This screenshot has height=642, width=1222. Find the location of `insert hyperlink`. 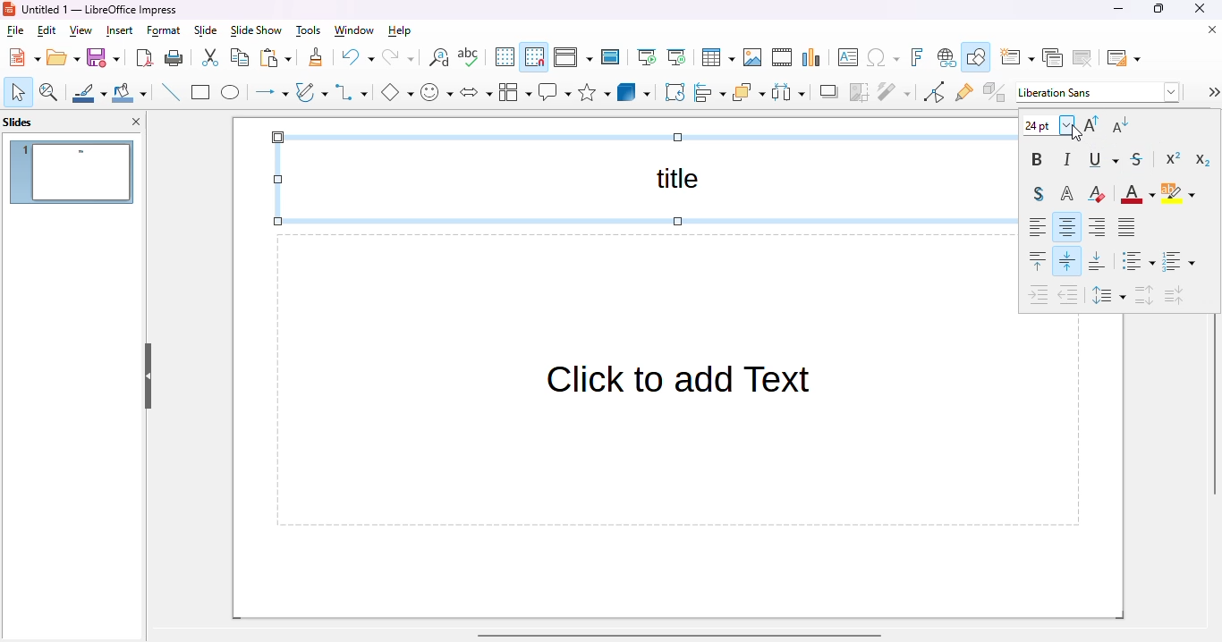

insert hyperlink is located at coordinates (946, 57).